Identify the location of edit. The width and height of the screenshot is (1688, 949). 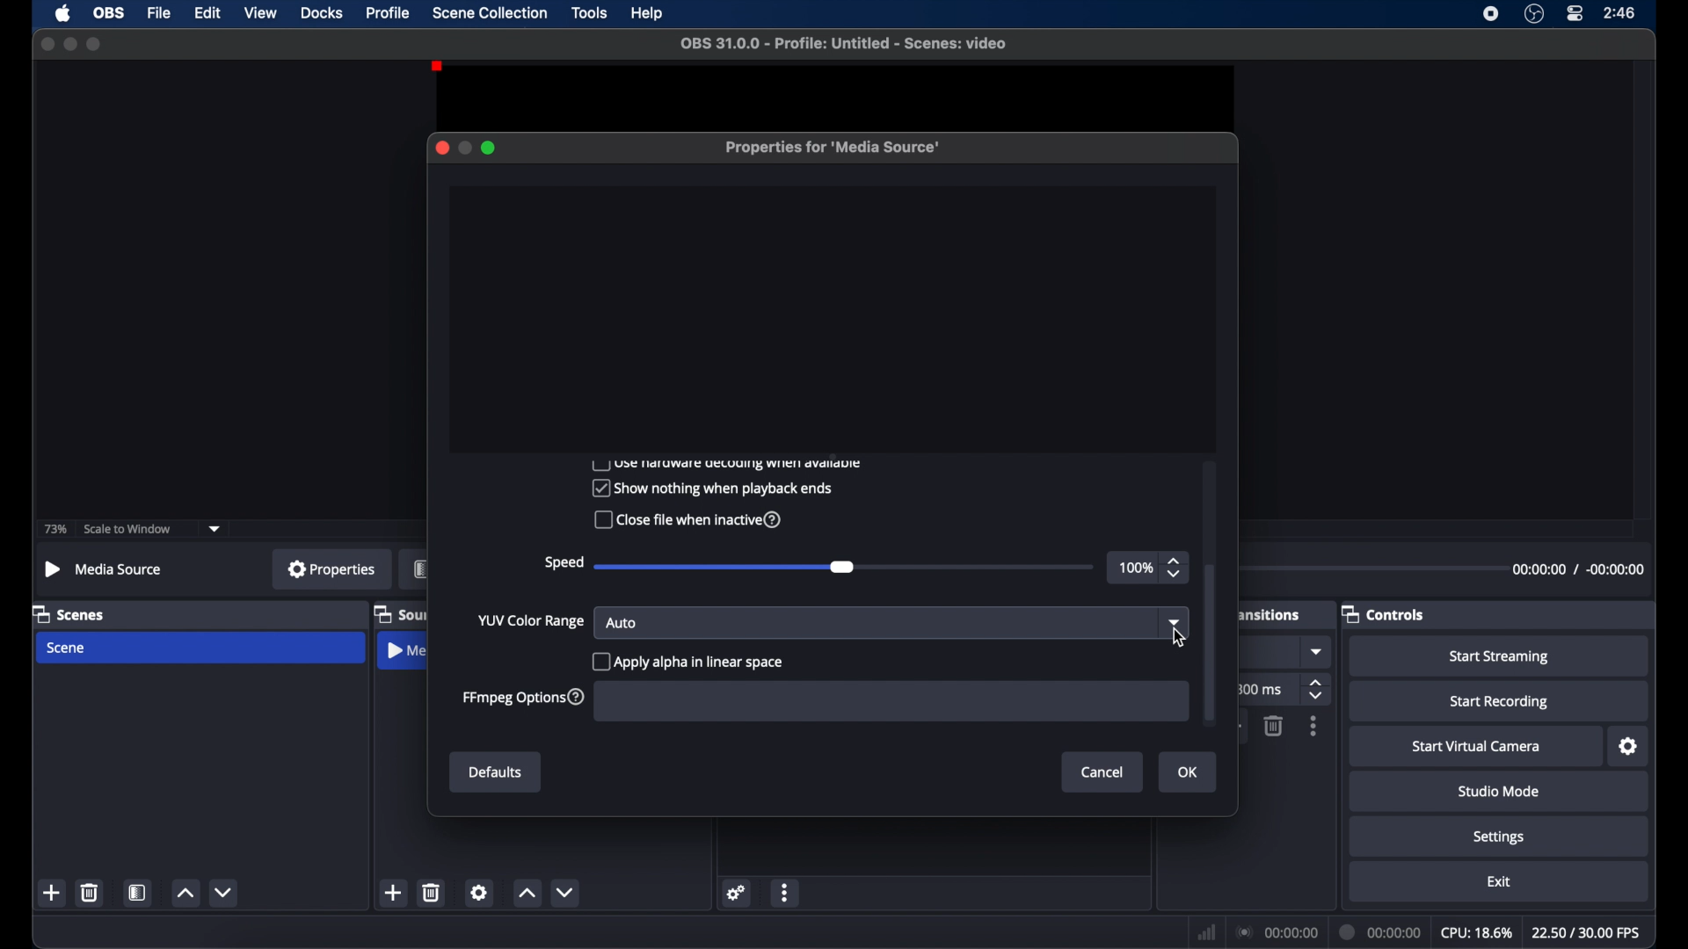
(207, 13).